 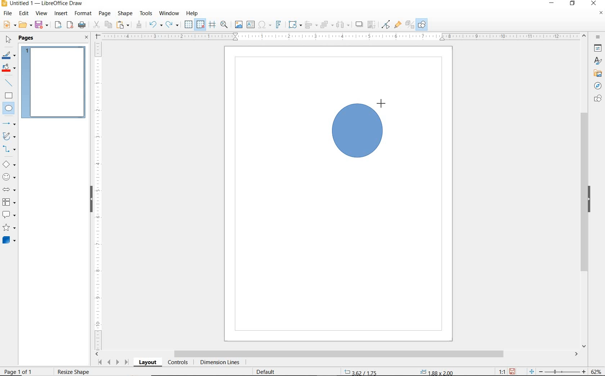 What do you see at coordinates (27, 38) in the screenshot?
I see `PAGES` at bounding box center [27, 38].